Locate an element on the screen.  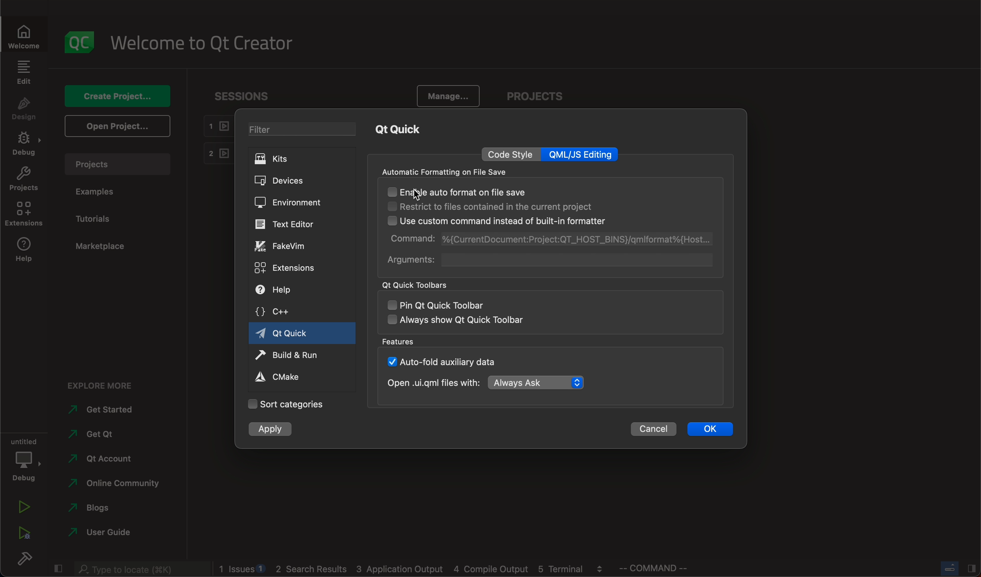
guide is located at coordinates (110, 533).